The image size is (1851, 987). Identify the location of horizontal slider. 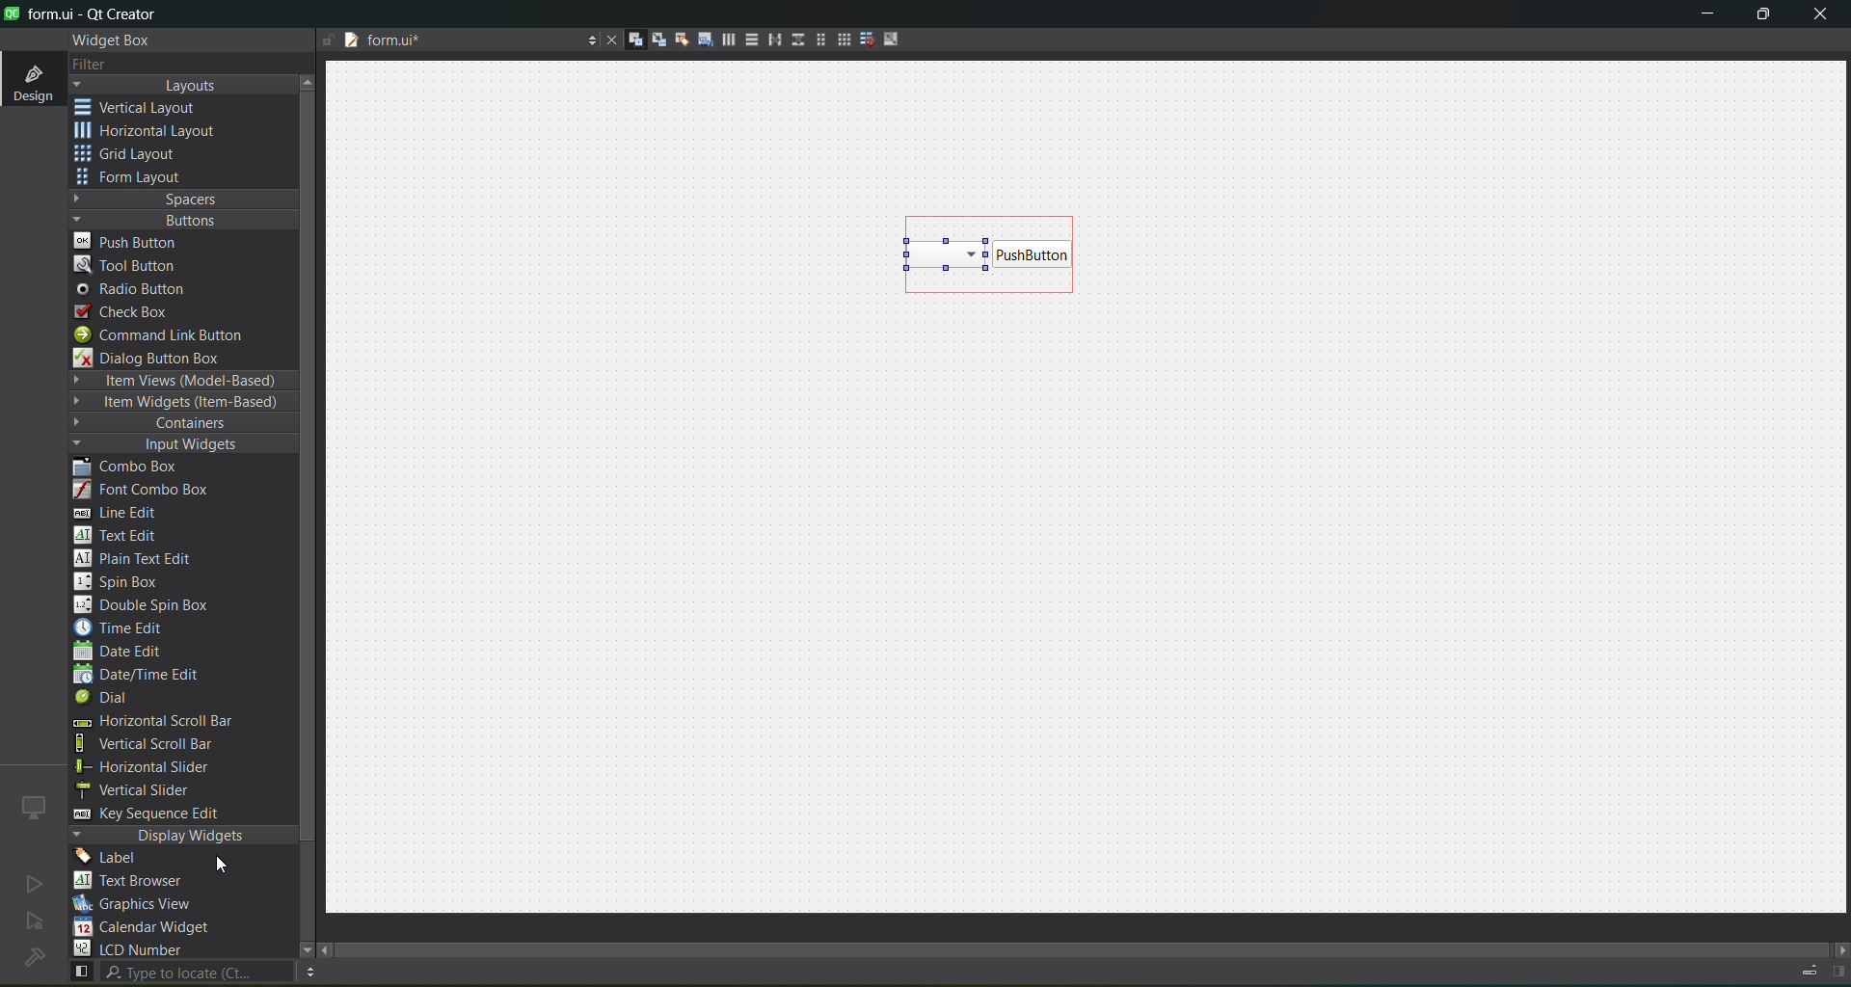
(164, 767).